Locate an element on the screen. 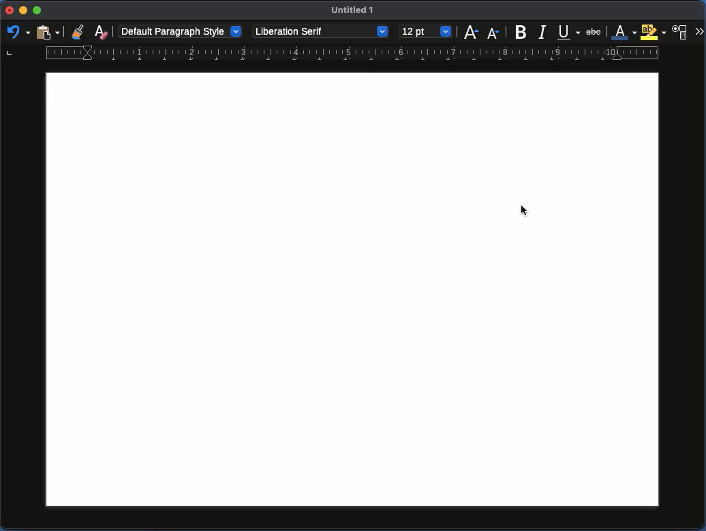 The width and height of the screenshot is (706, 531). Size is located at coordinates (425, 32).